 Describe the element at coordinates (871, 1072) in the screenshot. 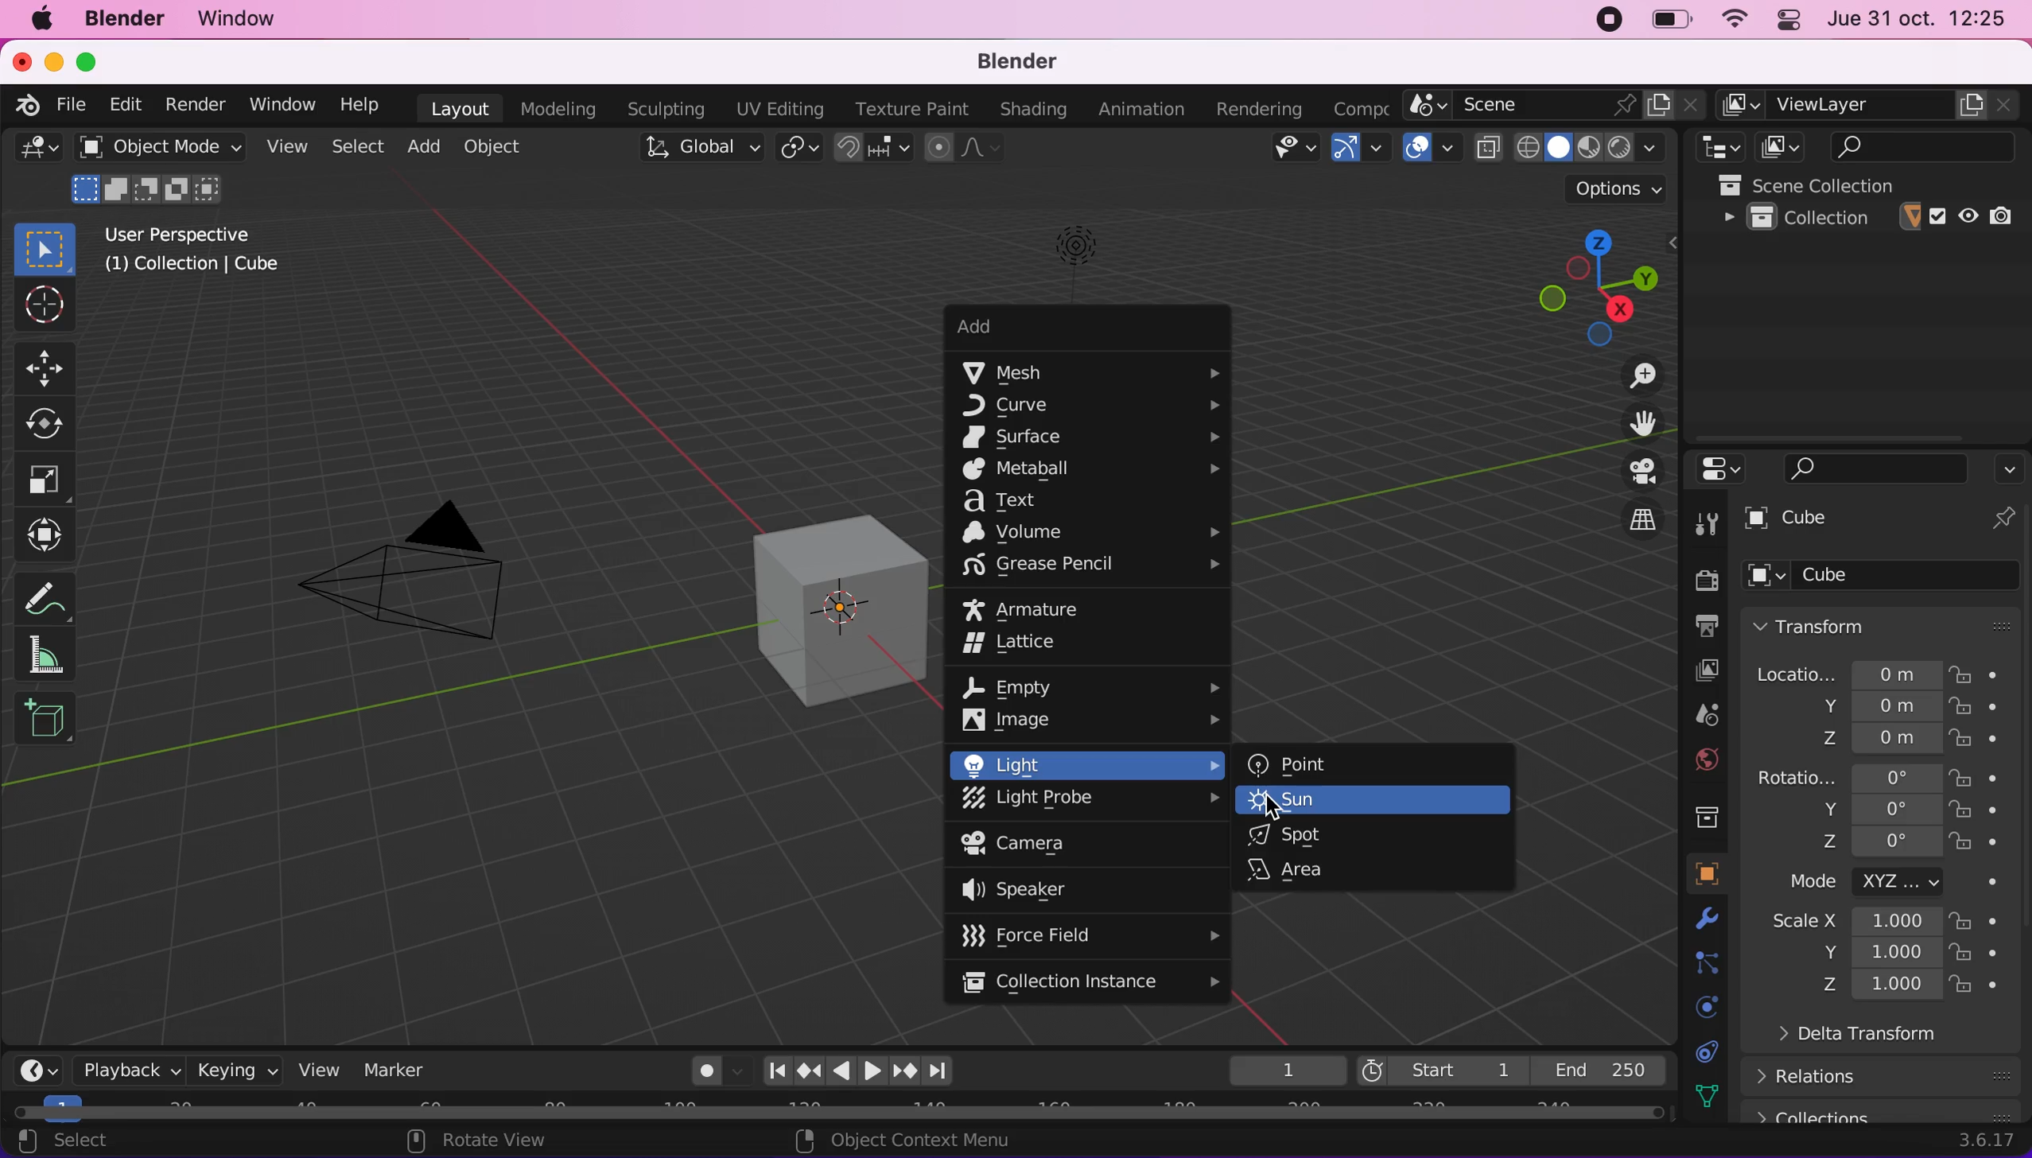

I see `Play animation` at that location.